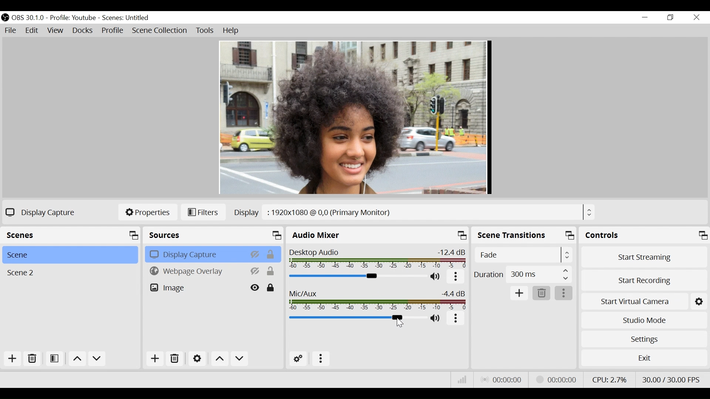  What do you see at coordinates (231, 31) in the screenshot?
I see `Help` at bounding box center [231, 31].